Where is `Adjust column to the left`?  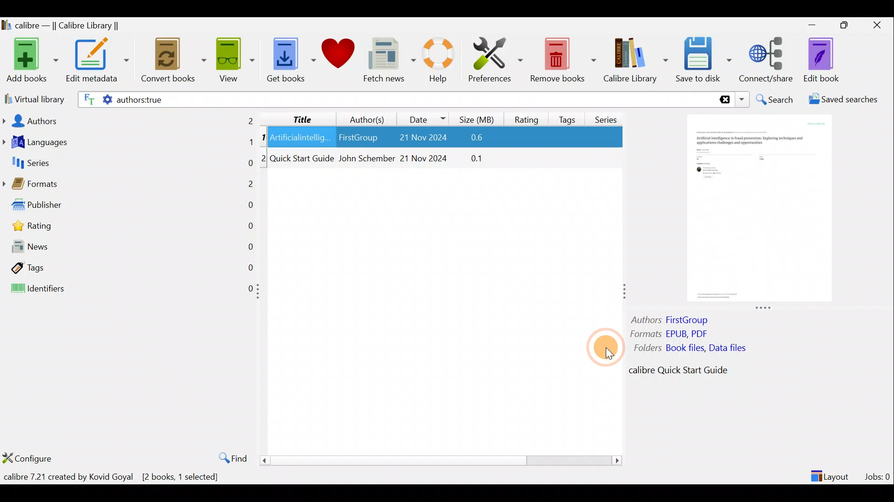 Adjust column to the left is located at coordinates (261, 294).